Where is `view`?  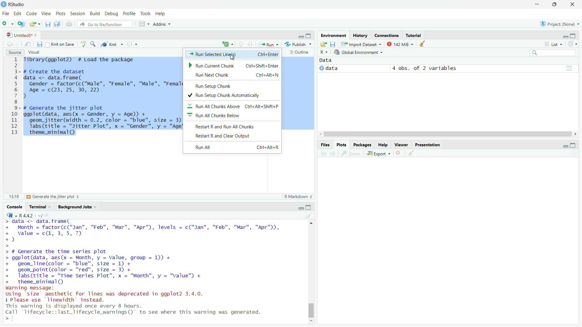
view is located at coordinates (45, 13).